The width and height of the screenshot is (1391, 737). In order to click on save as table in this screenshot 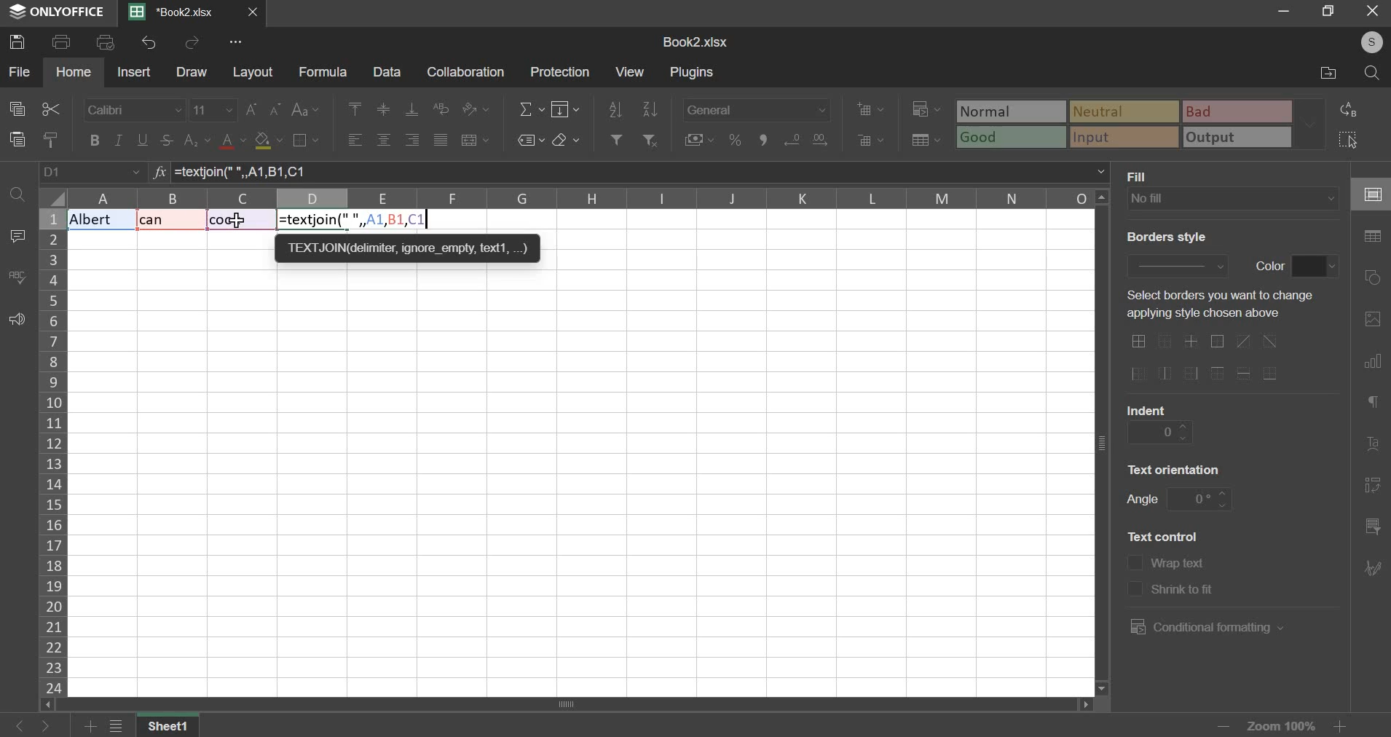, I will do `click(927, 141)`.